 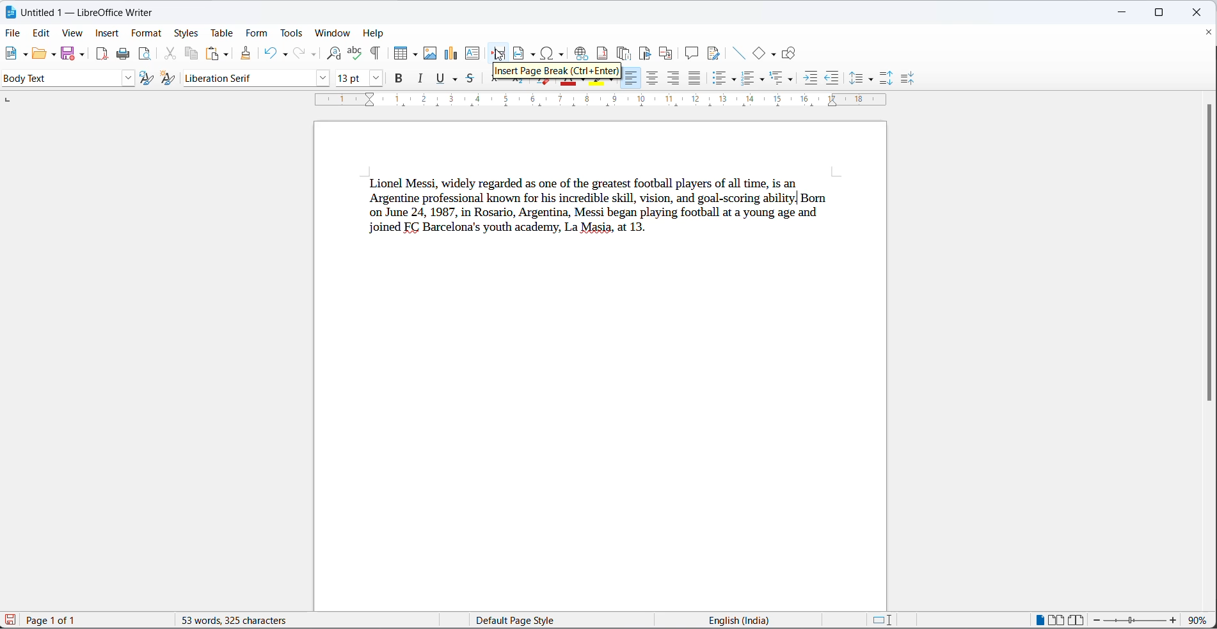 I want to click on text language, so click(x=732, y=621).